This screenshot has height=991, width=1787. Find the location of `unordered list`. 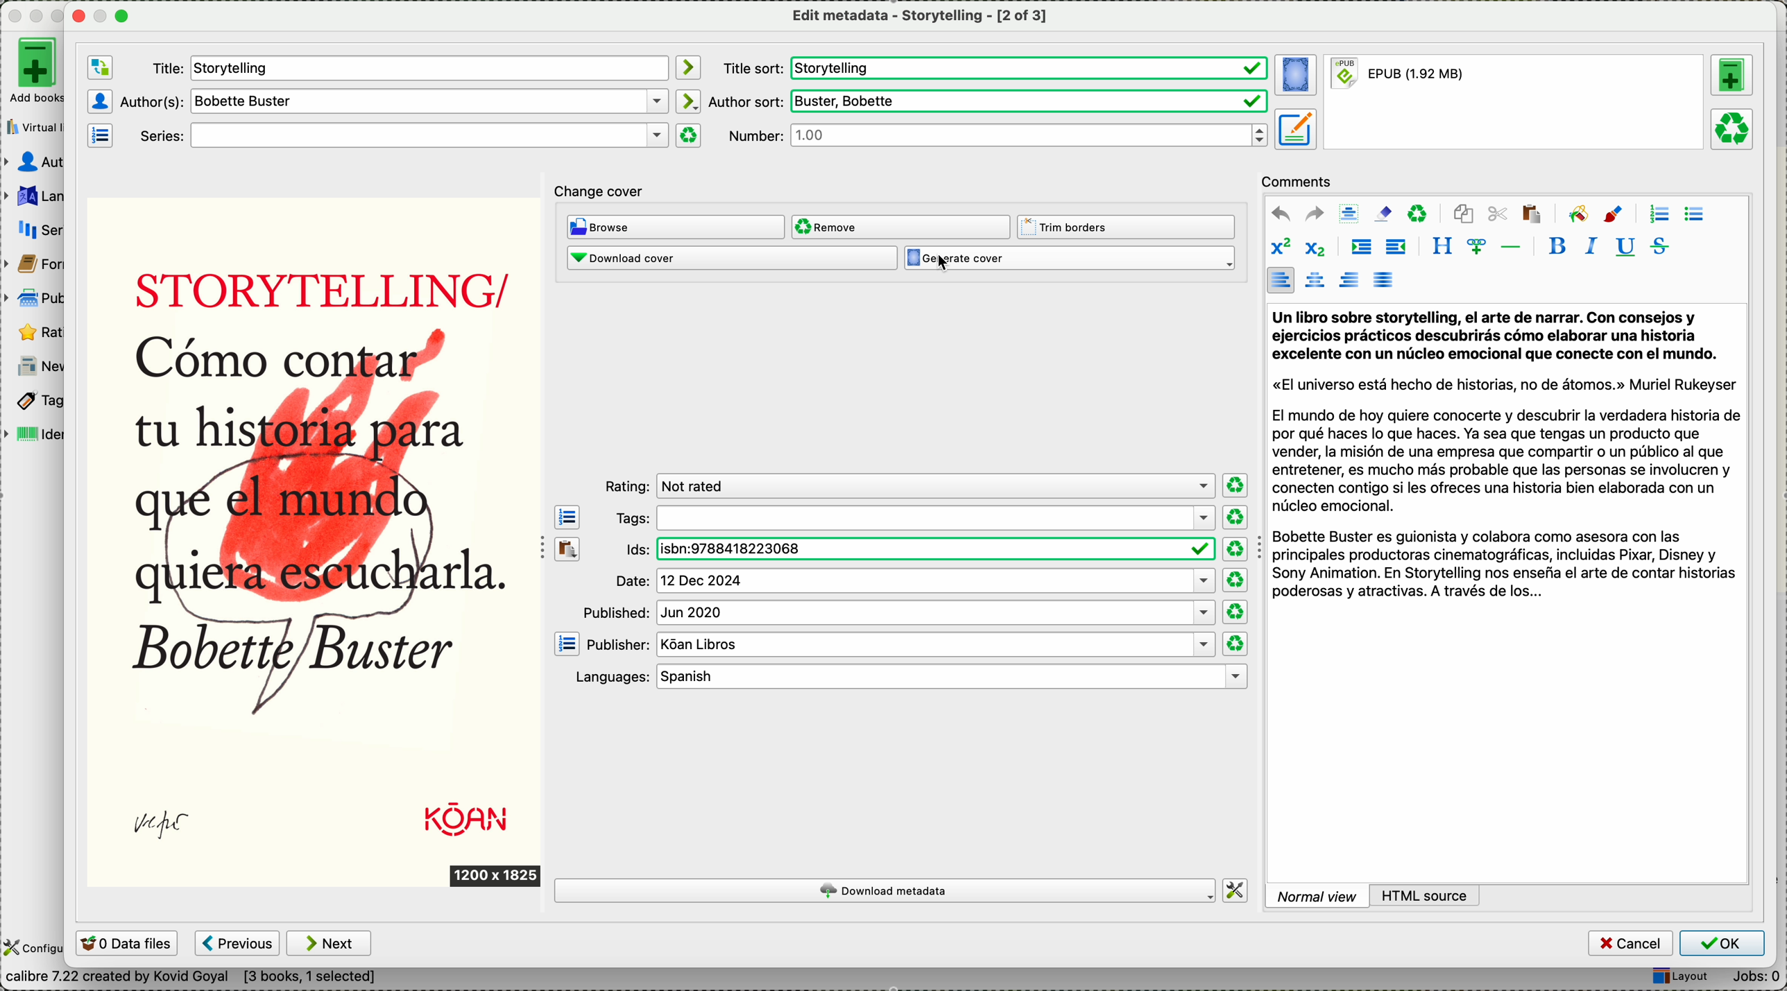

unordered list is located at coordinates (1694, 214).